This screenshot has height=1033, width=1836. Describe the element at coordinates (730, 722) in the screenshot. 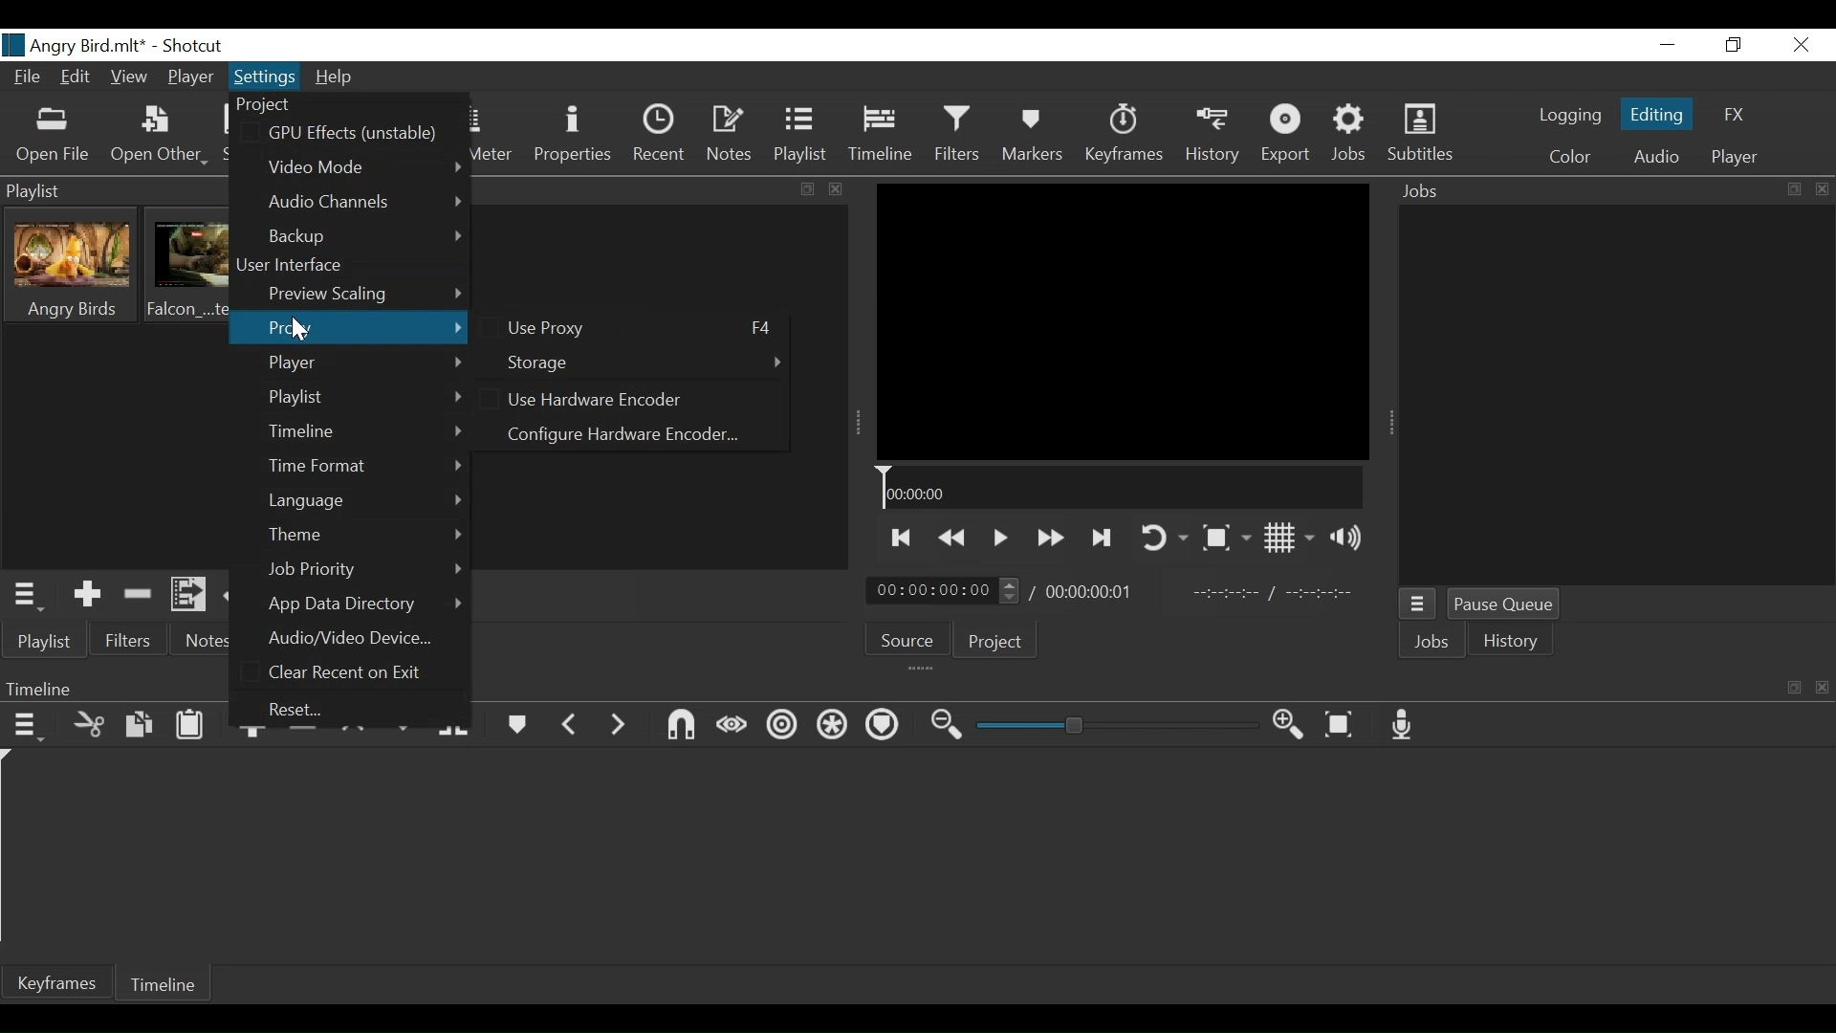

I see `Scrub while dragging` at that location.